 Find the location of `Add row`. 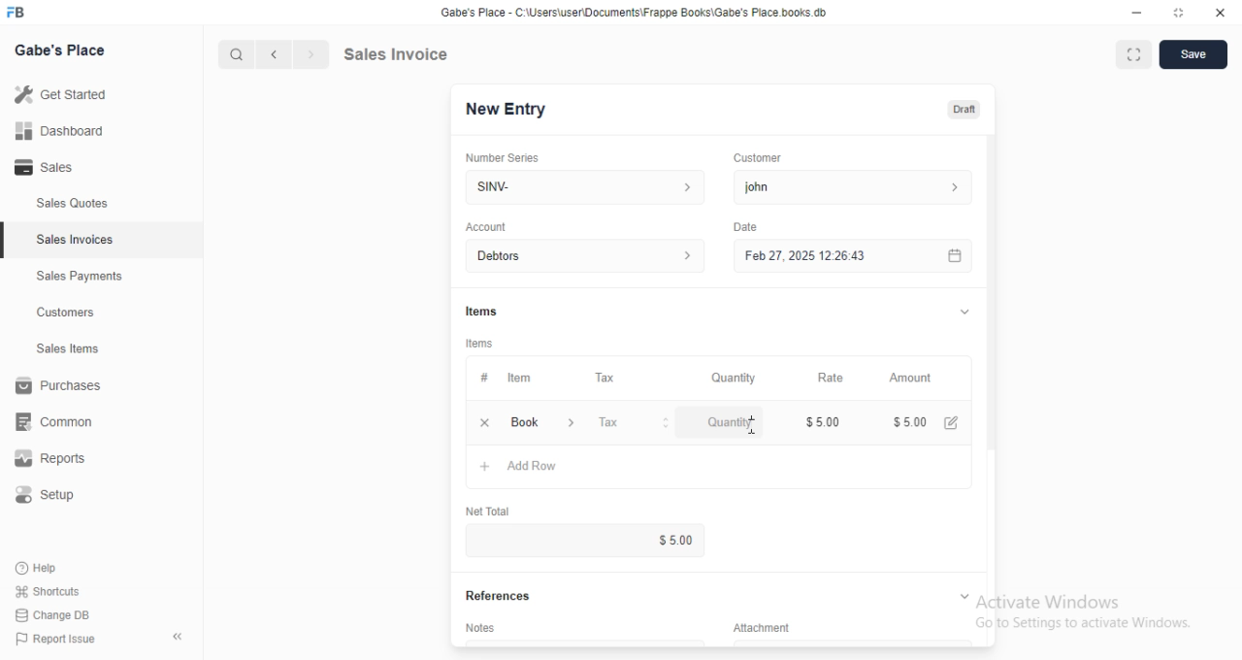

Add row is located at coordinates (517, 466).